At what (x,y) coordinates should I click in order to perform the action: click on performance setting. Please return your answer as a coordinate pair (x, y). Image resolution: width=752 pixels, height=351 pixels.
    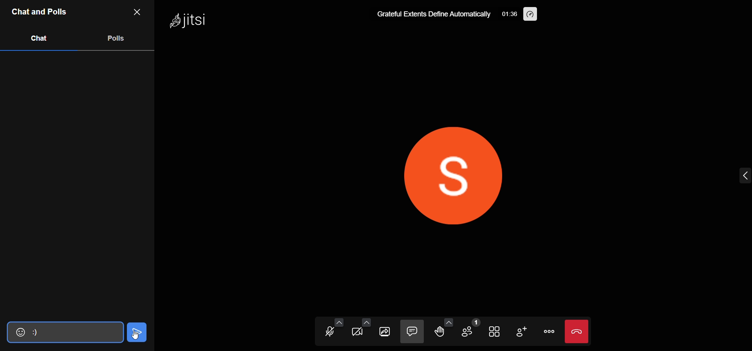
    Looking at the image, I should click on (529, 14).